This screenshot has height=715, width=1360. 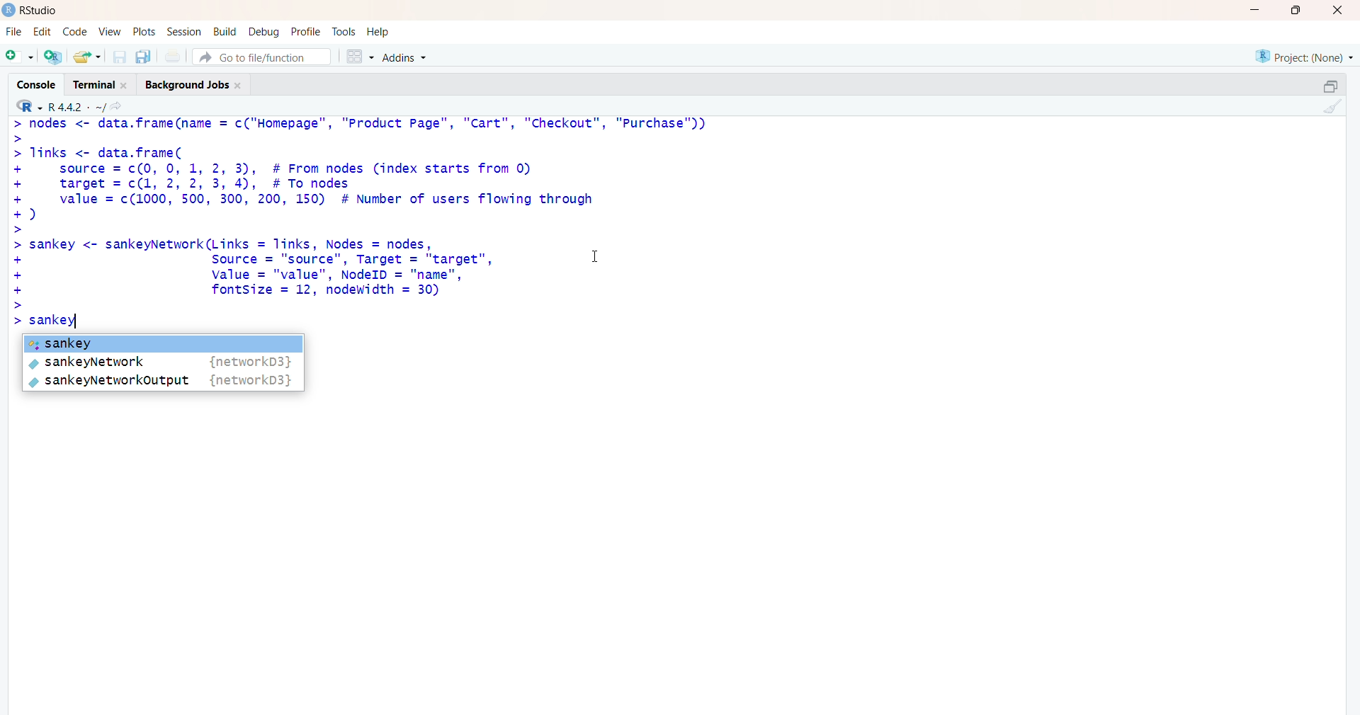 I want to click on tools, so click(x=344, y=30).